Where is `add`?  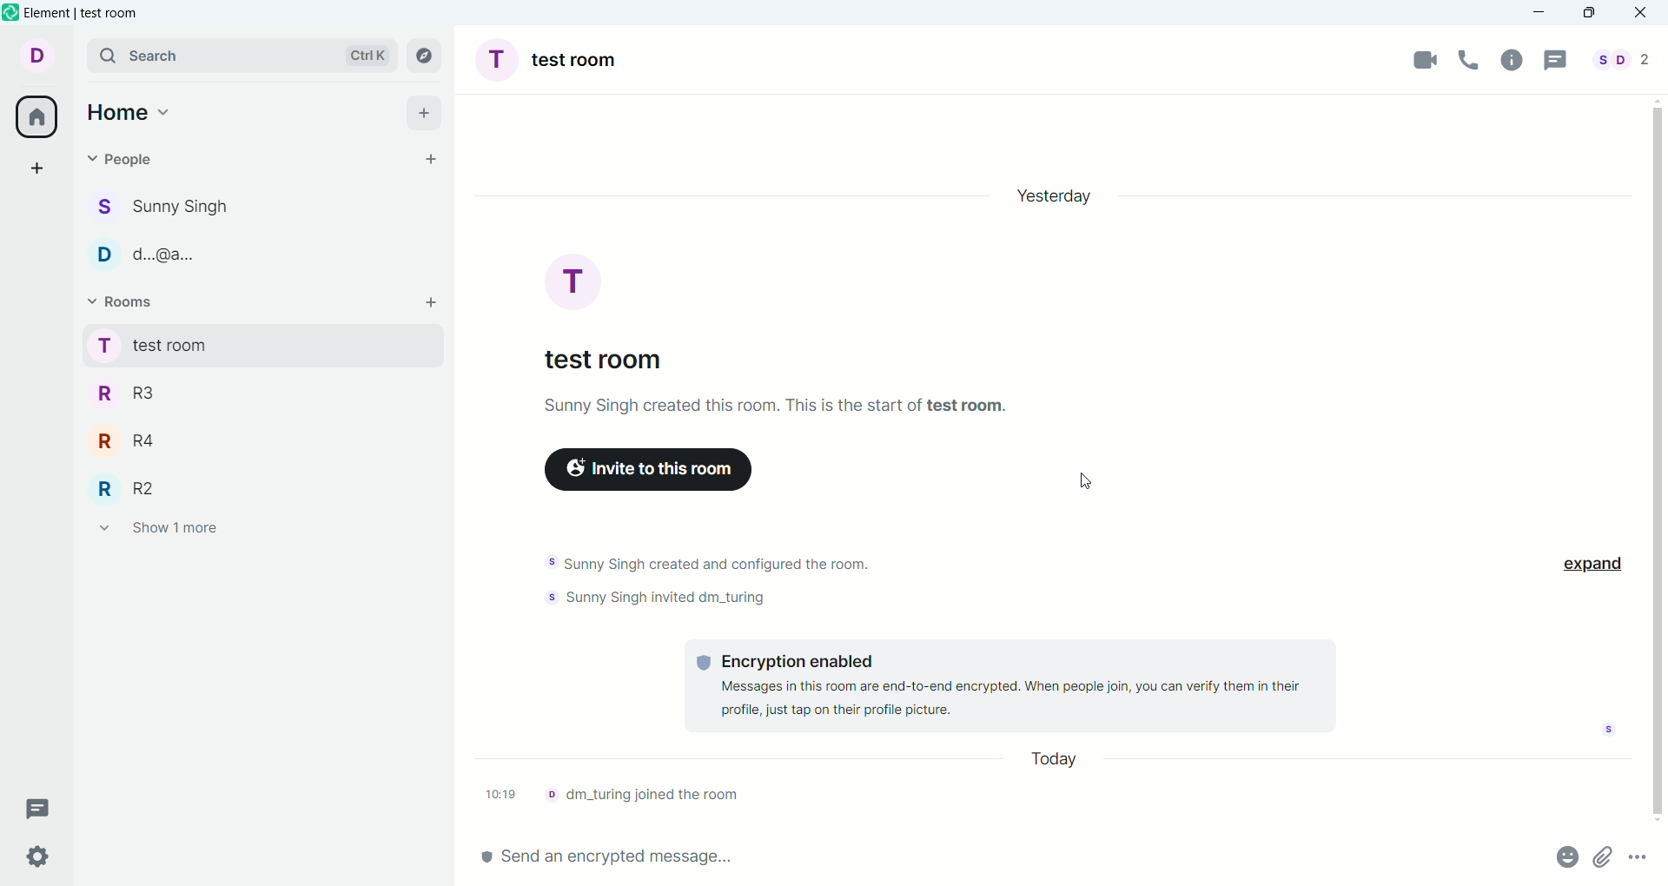 add is located at coordinates (430, 302).